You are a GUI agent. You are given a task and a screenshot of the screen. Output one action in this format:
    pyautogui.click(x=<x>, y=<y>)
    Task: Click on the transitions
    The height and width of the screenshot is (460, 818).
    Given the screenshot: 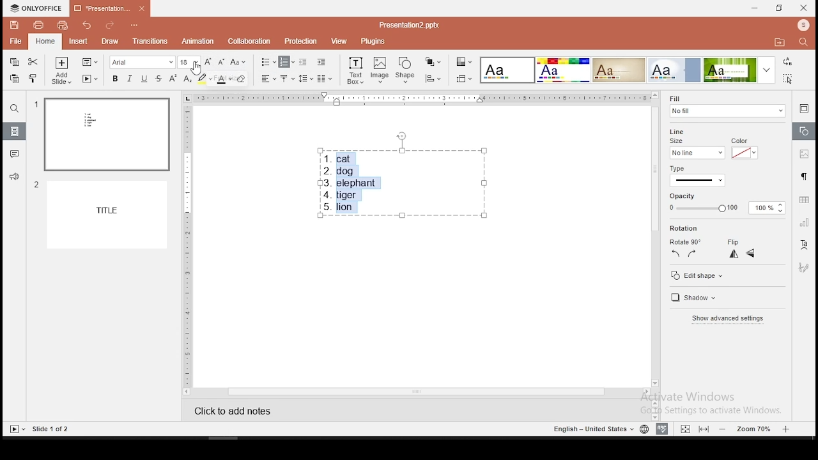 What is the action you would take?
    pyautogui.click(x=151, y=43)
    